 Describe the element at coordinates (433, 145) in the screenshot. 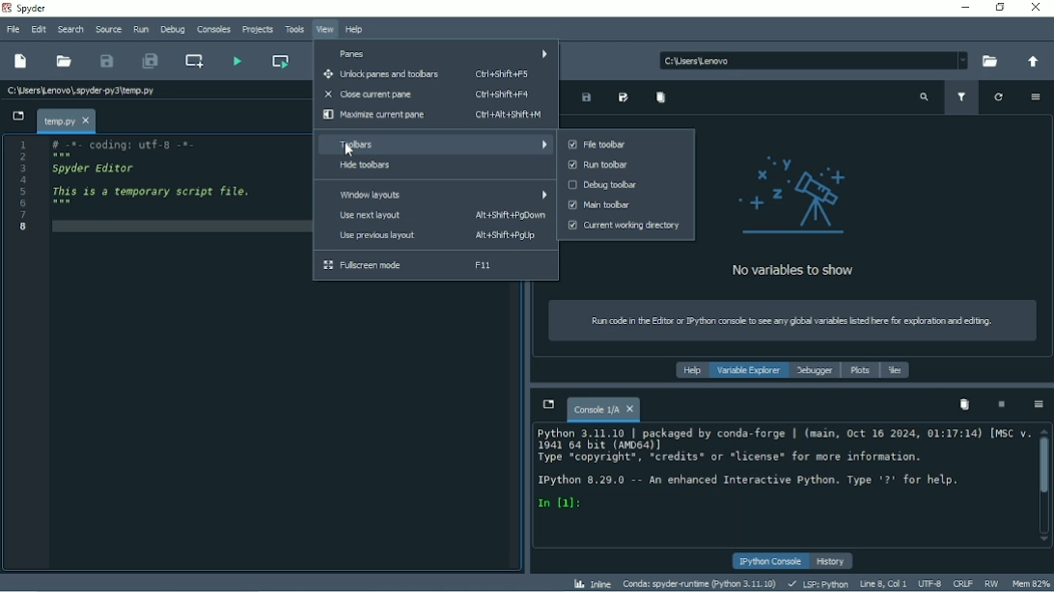

I see `Toolbars` at that location.